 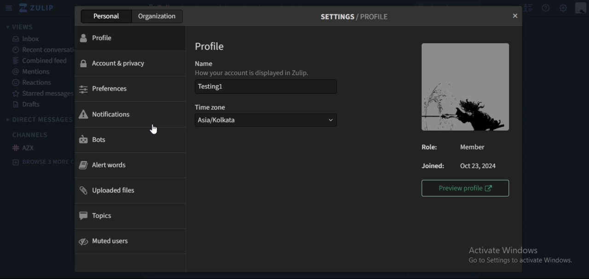 I want to click on close, so click(x=515, y=15).